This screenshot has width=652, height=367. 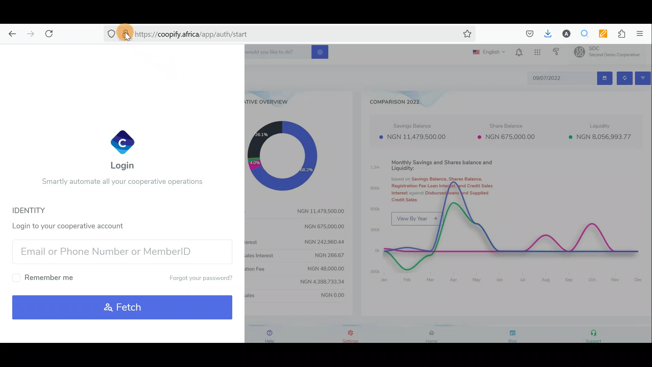 What do you see at coordinates (527, 34) in the screenshot?
I see `Save to pocket` at bounding box center [527, 34].